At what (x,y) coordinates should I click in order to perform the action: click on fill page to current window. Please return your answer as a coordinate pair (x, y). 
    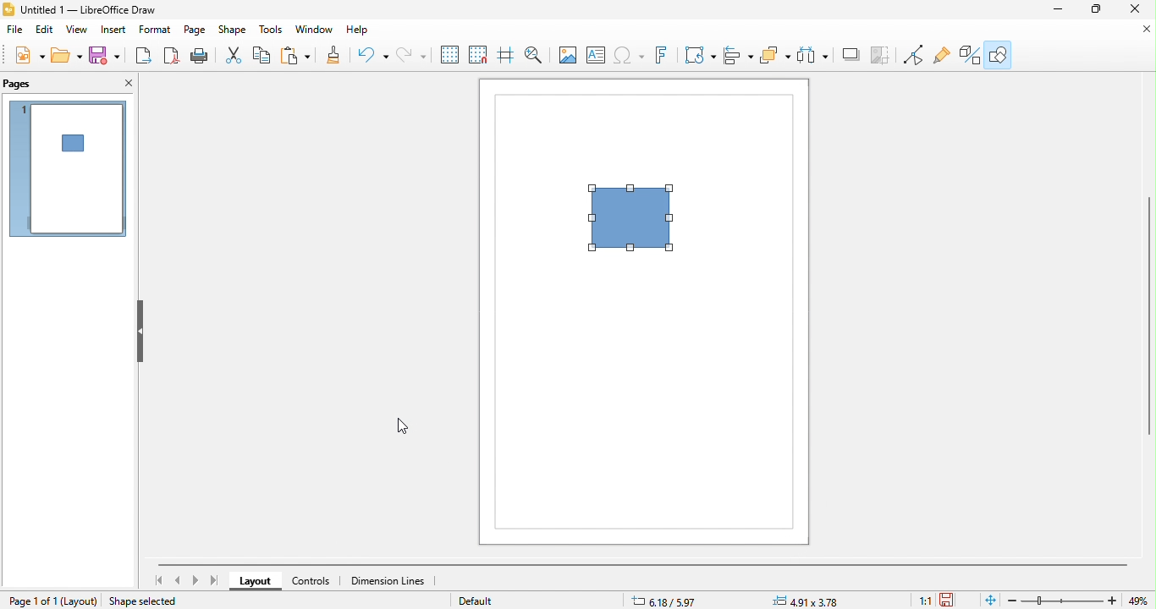
    Looking at the image, I should click on (988, 600).